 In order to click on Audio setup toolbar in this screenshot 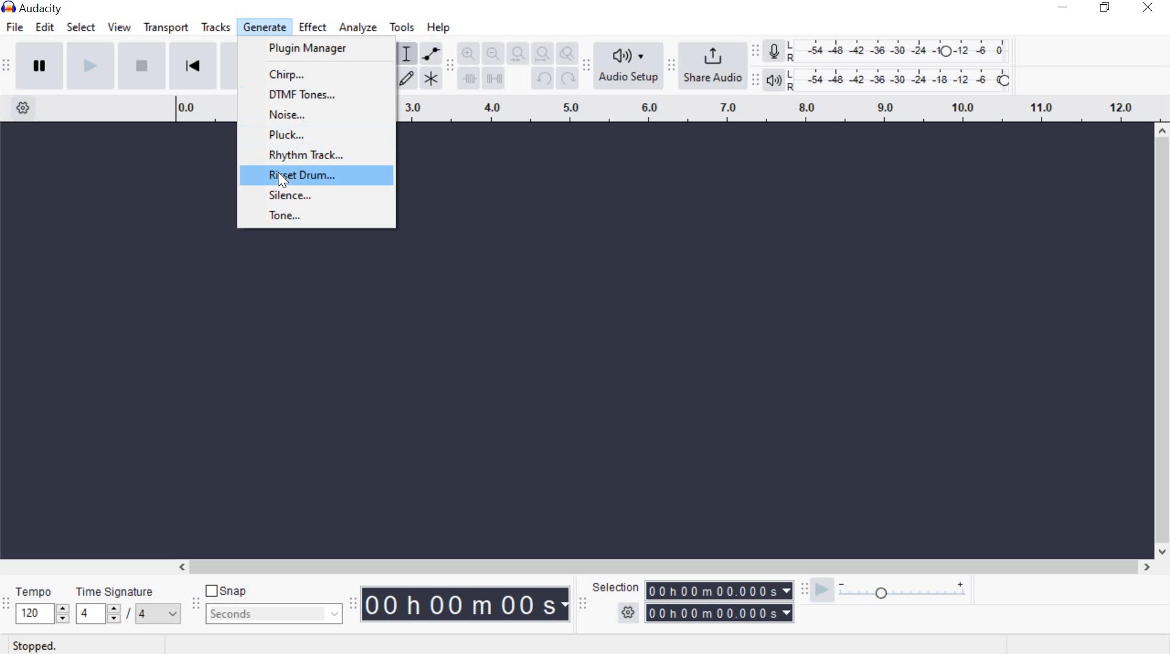, I will do `click(585, 65)`.